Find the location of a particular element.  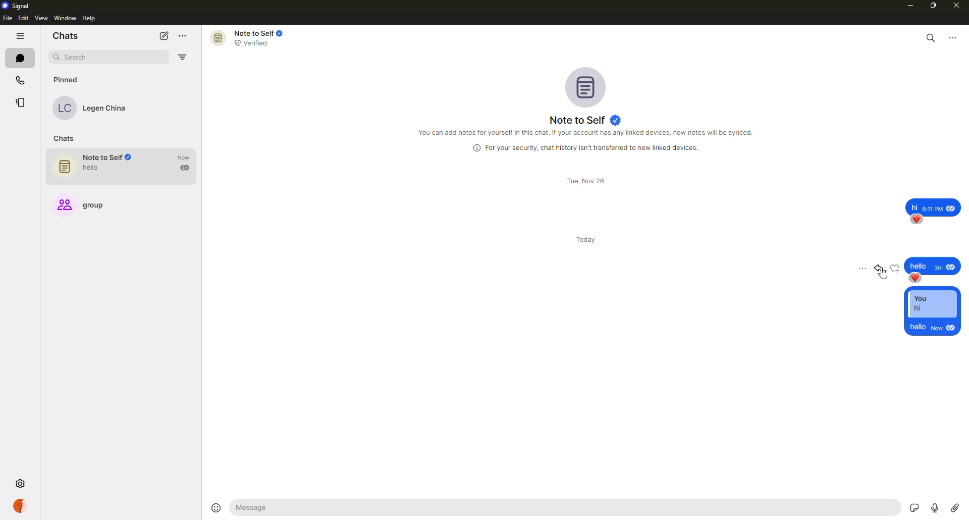

reaction is located at coordinates (896, 271).